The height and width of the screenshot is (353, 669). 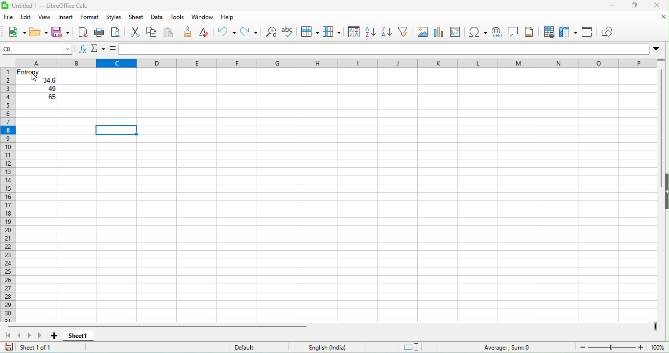 What do you see at coordinates (66, 18) in the screenshot?
I see `insert` at bounding box center [66, 18].